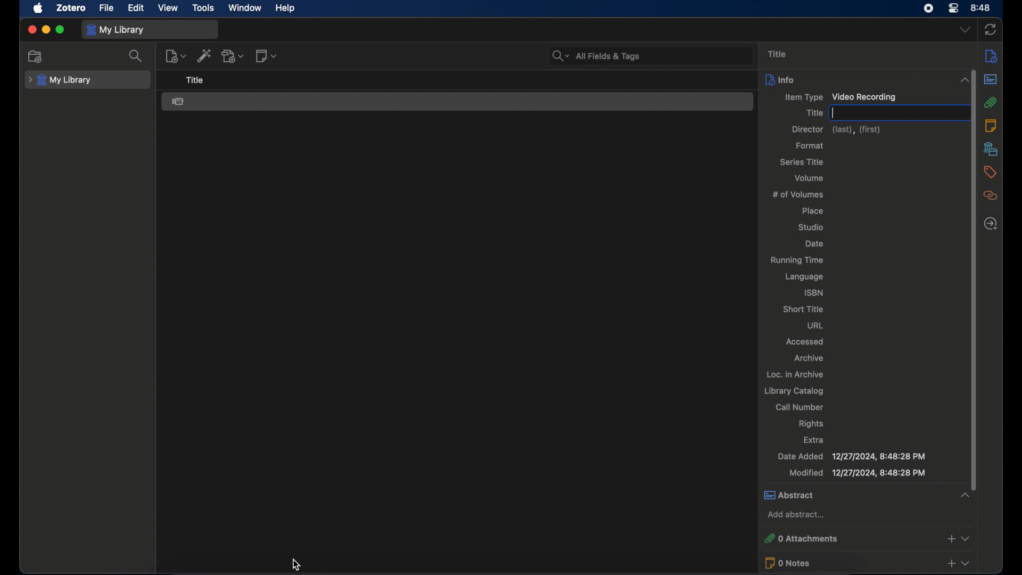  I want to click on attachments, so click(990, 102).